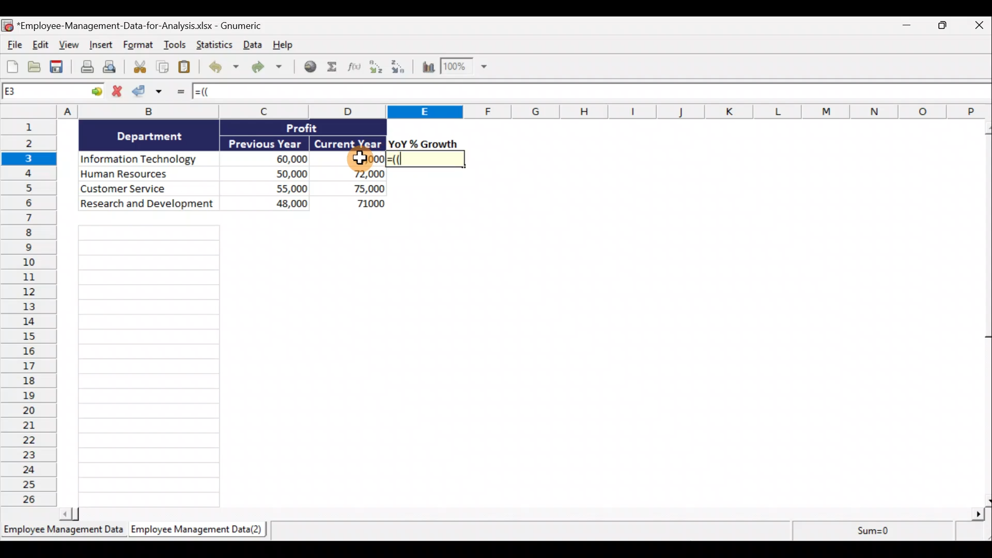 This screenshot has width=992, height=558. Describe the element at coordinates (100, 46) in the screenshot. I see `Insert` at that location.